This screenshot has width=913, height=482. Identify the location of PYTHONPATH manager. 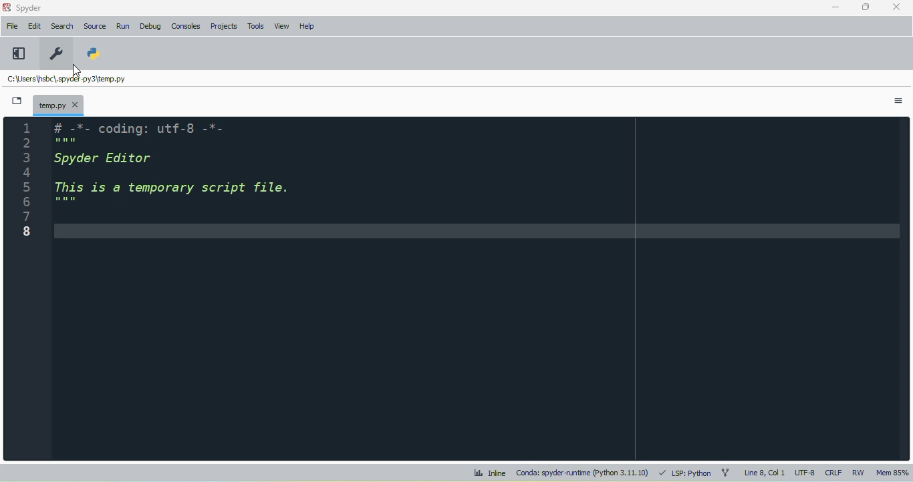
(94, 53).